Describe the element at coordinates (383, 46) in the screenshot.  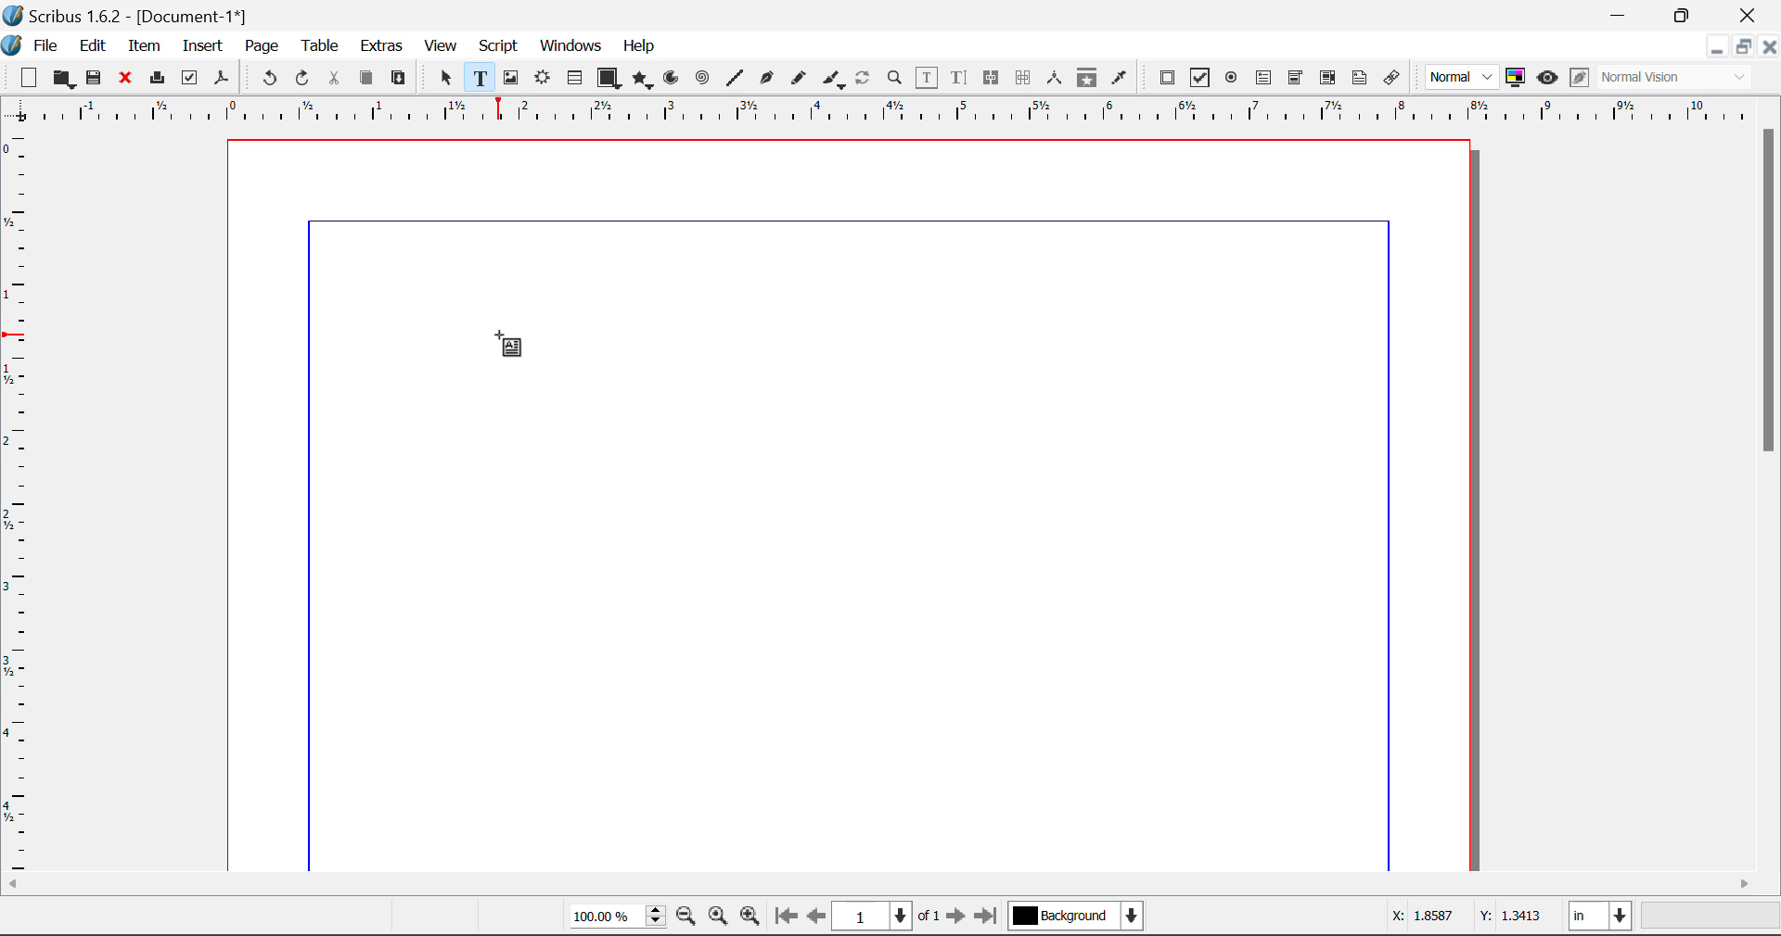
I see `Extras` at that location.